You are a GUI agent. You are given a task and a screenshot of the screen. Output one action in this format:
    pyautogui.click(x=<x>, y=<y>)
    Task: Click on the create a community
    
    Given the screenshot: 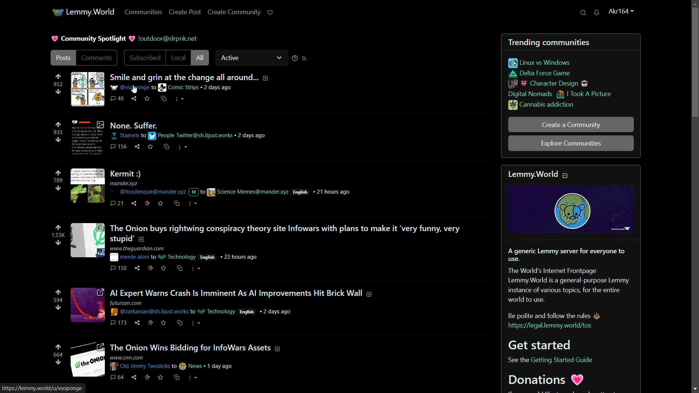 What is the action you would take?
    pyautogui.click(x=569, y=125)
    